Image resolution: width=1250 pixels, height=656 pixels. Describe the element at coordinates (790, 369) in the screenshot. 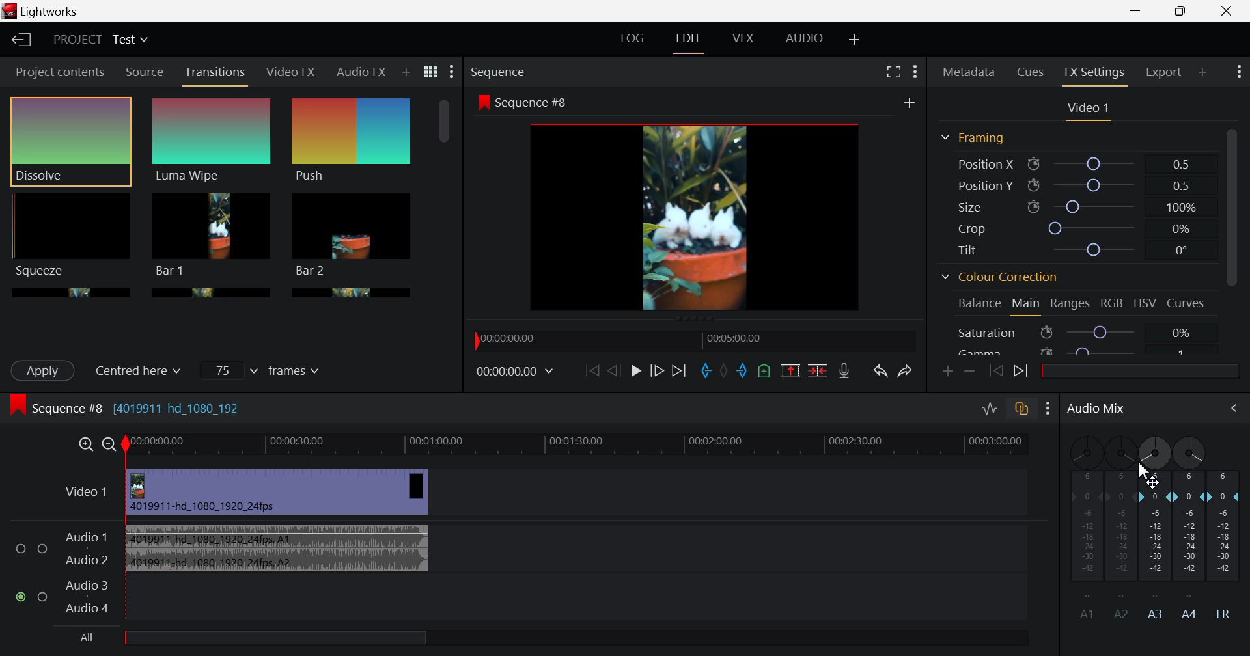

I see `Remove marked section` at that location.